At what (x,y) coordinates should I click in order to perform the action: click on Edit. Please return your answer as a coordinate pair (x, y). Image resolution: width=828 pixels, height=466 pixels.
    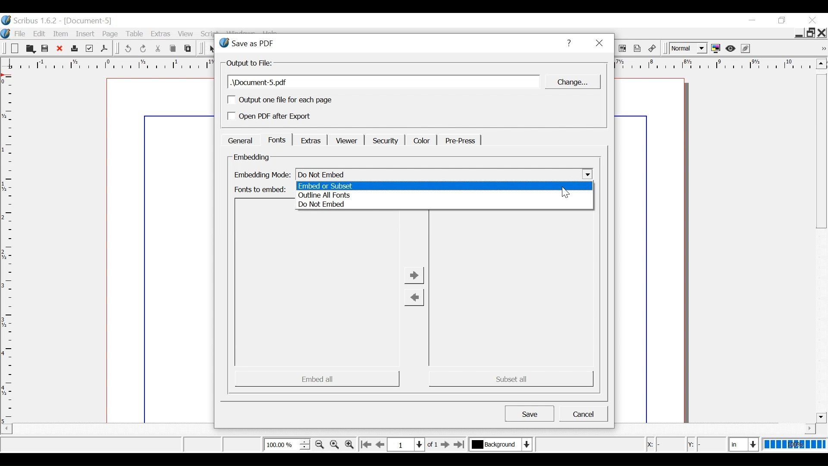
    Looking at the image, I should click on (40, 34).